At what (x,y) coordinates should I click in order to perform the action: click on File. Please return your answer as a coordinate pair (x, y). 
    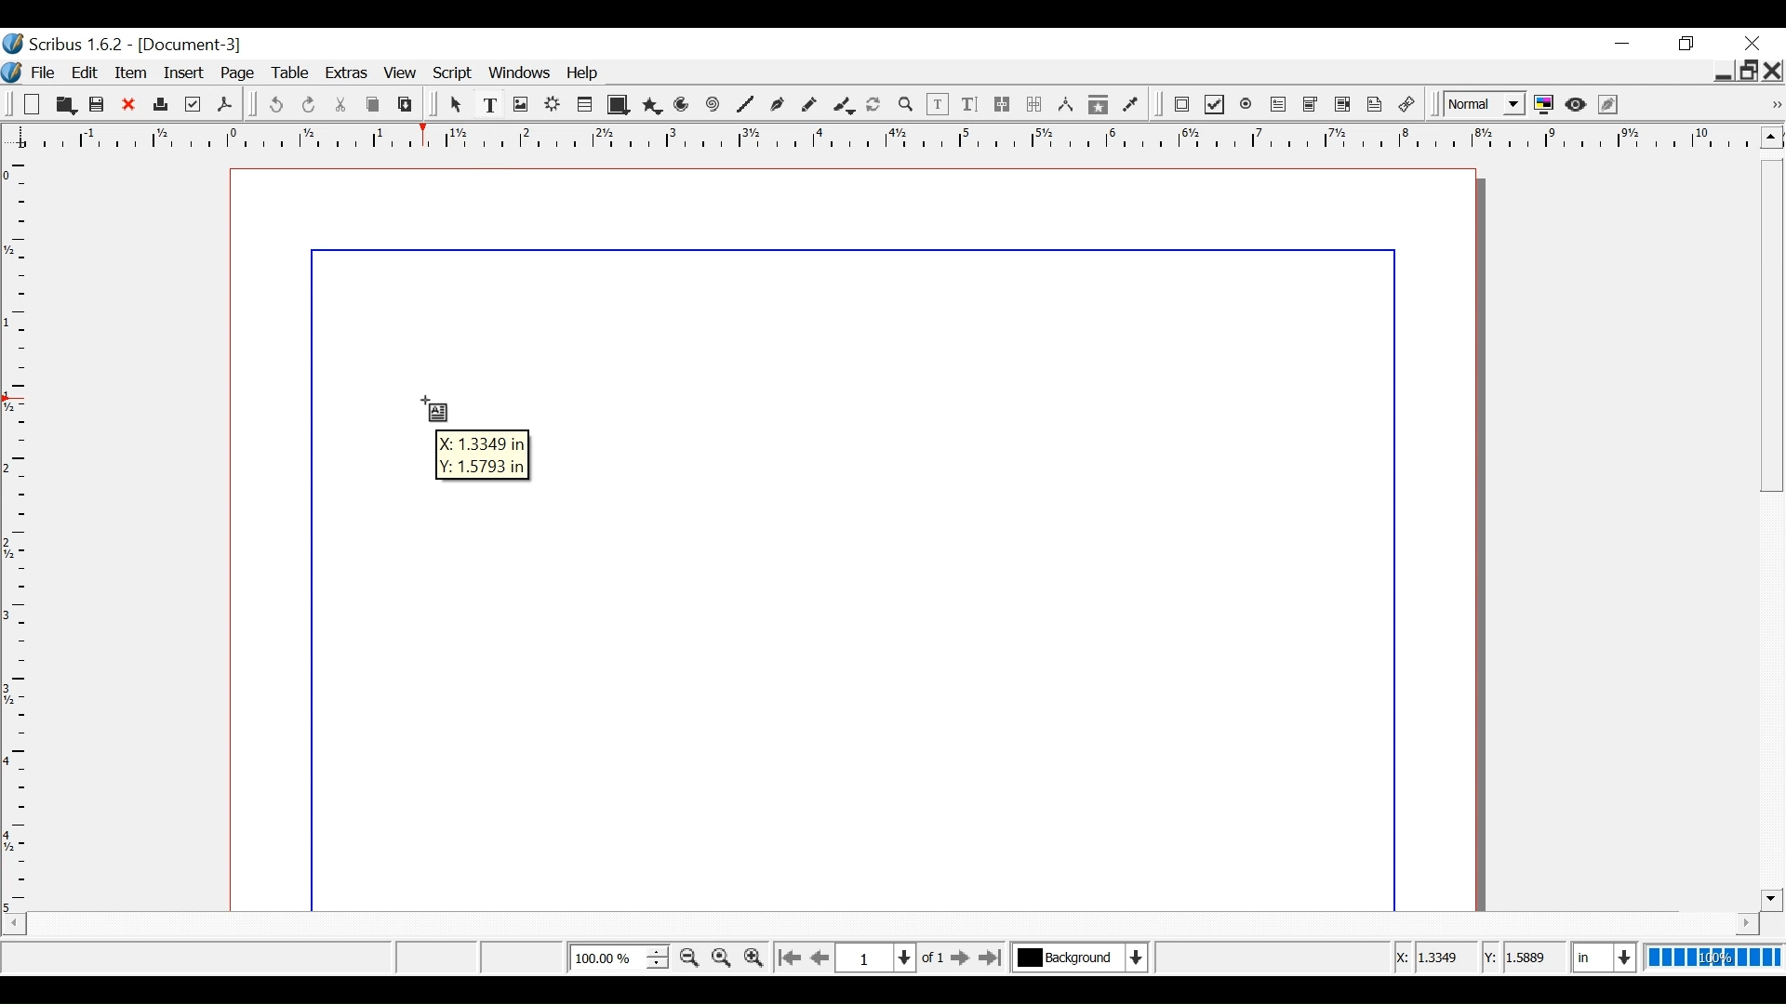
    Looking at the image, I should click on (43, 73).